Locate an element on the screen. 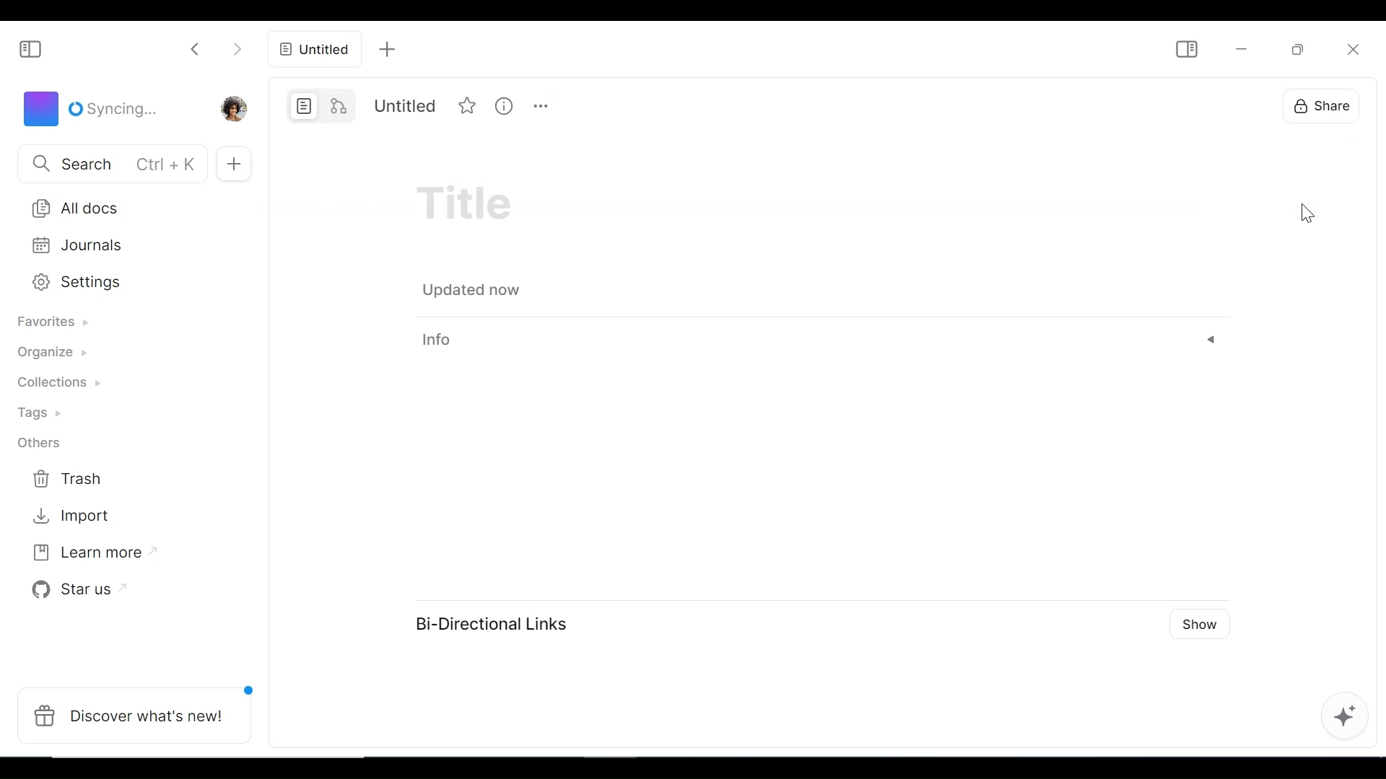 This screenshot has width=1386, height=779. Collections is located at coordinates (68, 384).